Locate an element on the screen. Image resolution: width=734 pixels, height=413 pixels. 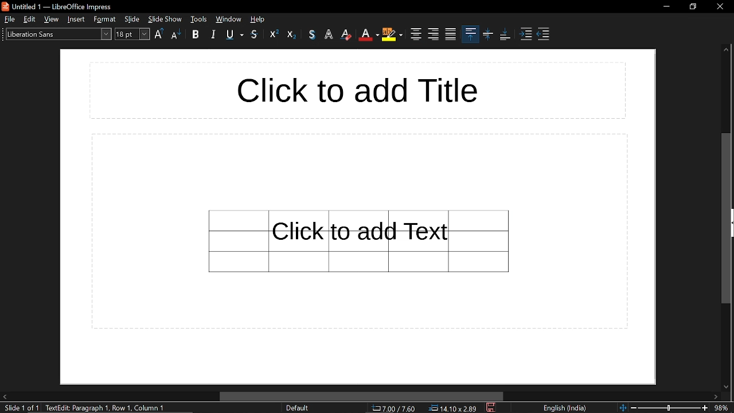
srikethrough is located at coordinates (255, 34).